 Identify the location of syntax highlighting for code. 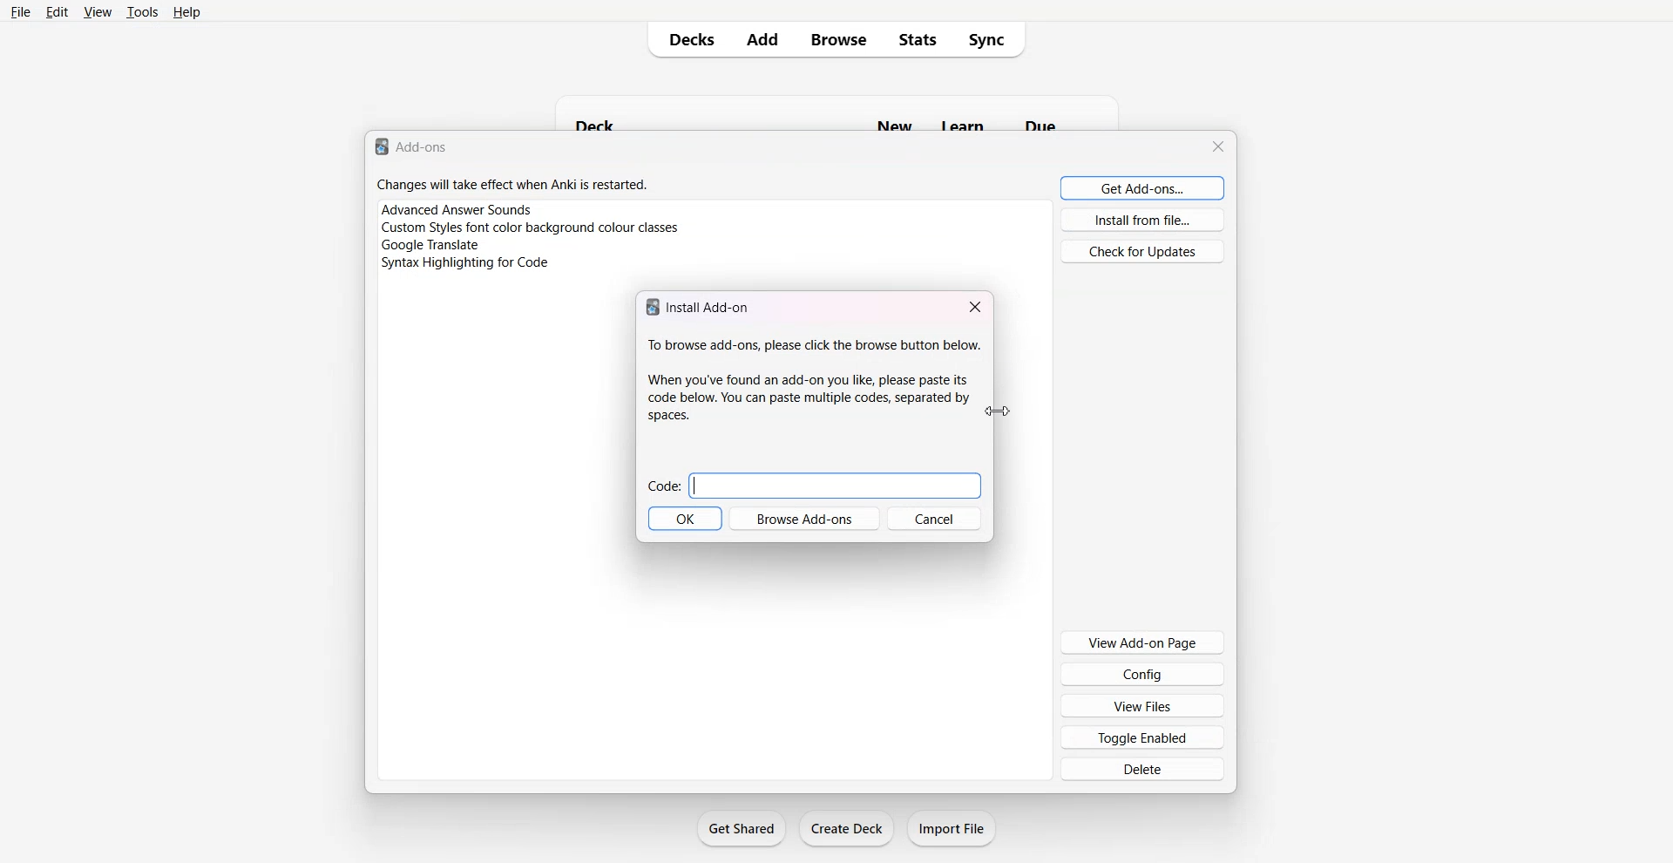
(465, 263).